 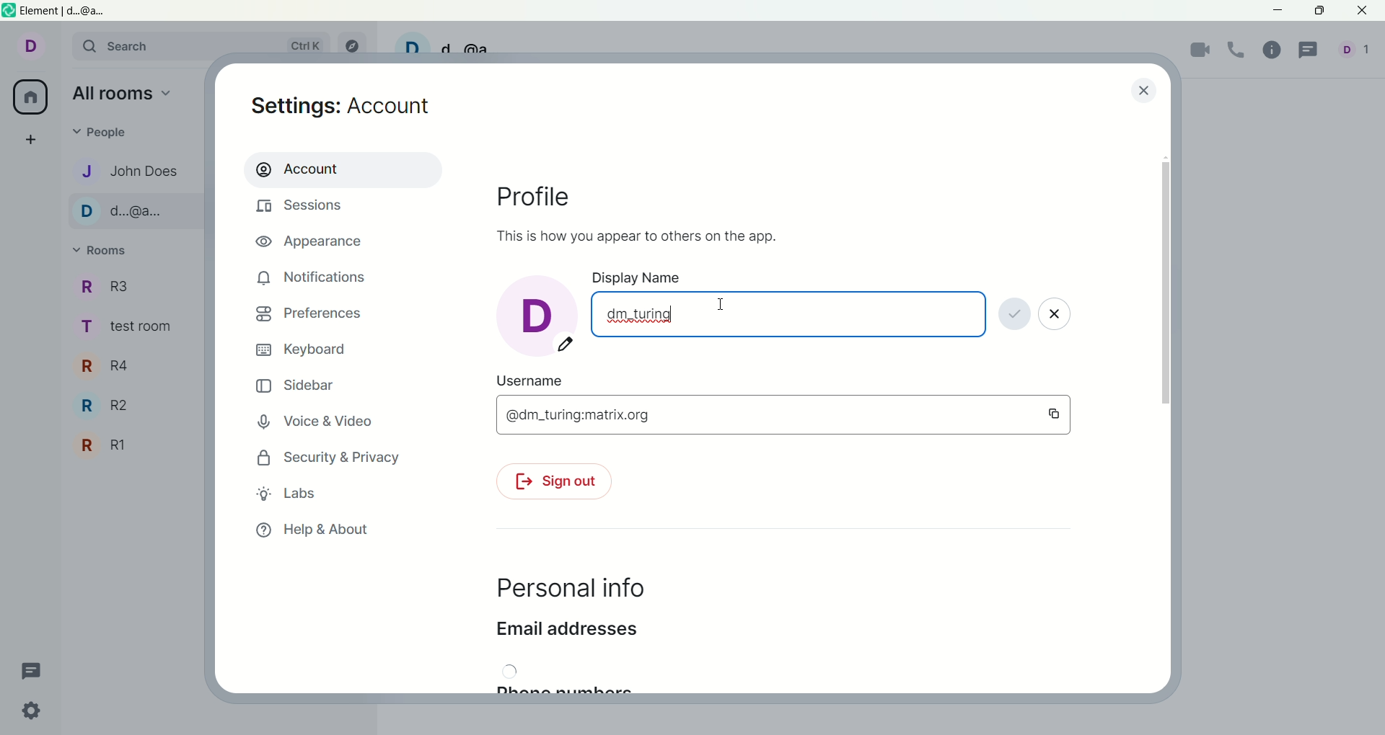 I want to click on sessions, so click(x=304, y=208).